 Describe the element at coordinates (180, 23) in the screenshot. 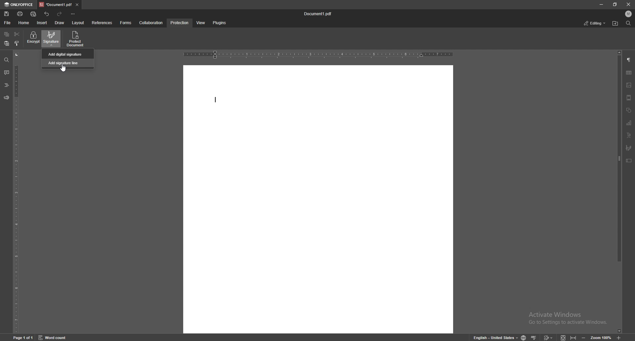

I see `protection` at that location.